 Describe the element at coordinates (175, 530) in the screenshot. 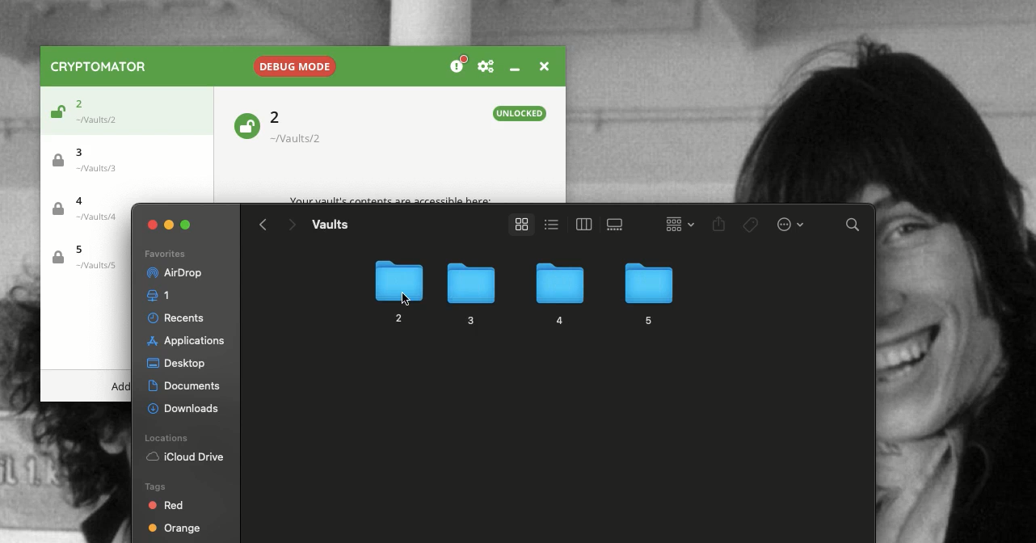

I see `Orange` at that location.